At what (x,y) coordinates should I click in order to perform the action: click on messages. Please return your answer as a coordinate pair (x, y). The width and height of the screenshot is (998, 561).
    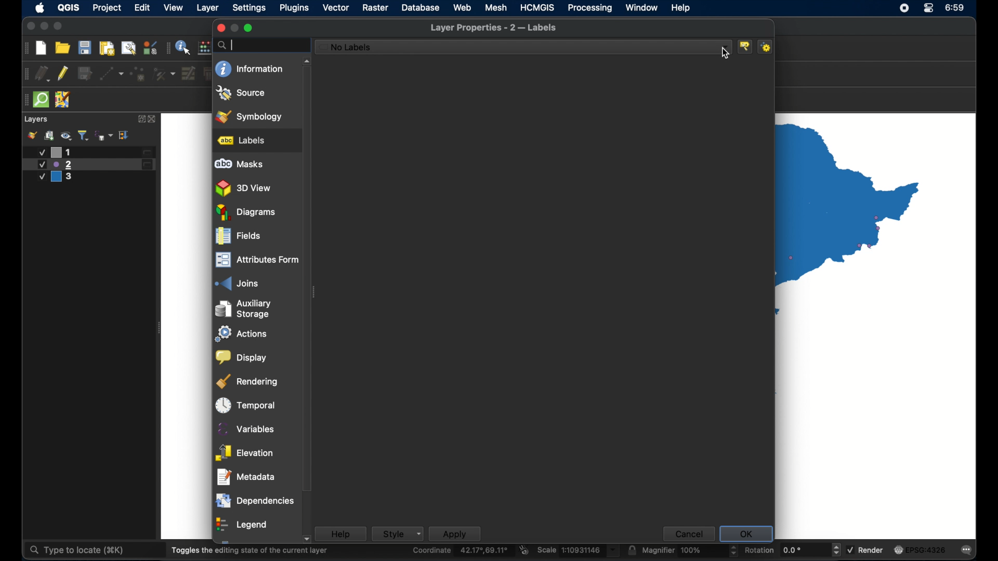
    Looking at the image, I should click on (967, 551).